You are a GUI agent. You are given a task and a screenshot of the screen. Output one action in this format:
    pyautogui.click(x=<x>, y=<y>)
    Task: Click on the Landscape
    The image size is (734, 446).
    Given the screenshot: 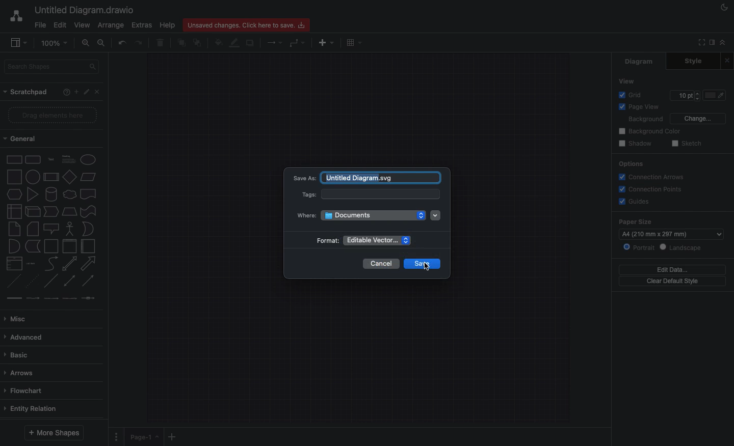 What is the action you would take?
    pyautogui.click(x=685, y=247)
    